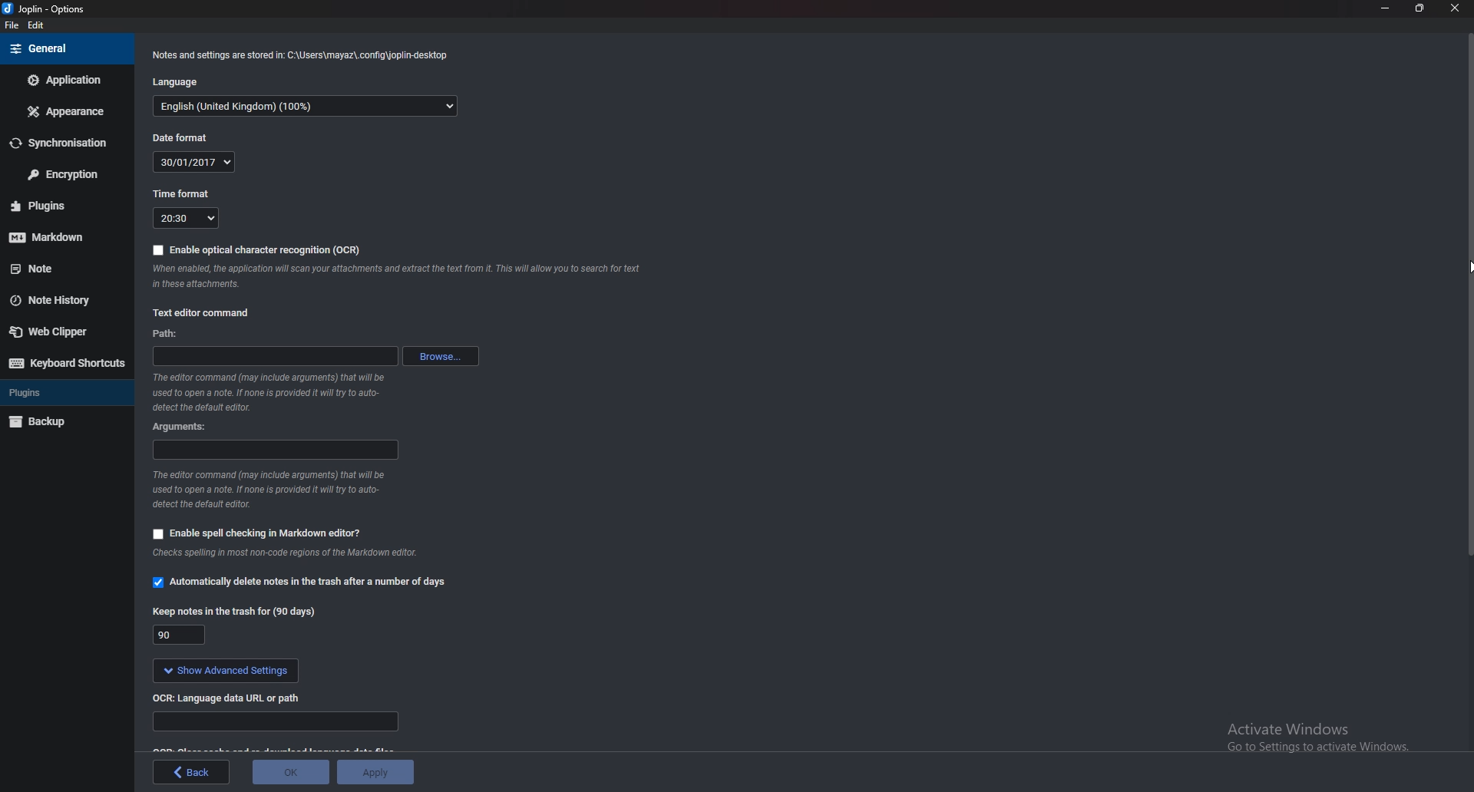 The image size is (1474, 792). I want to click on 90 days, so click(181, 635).